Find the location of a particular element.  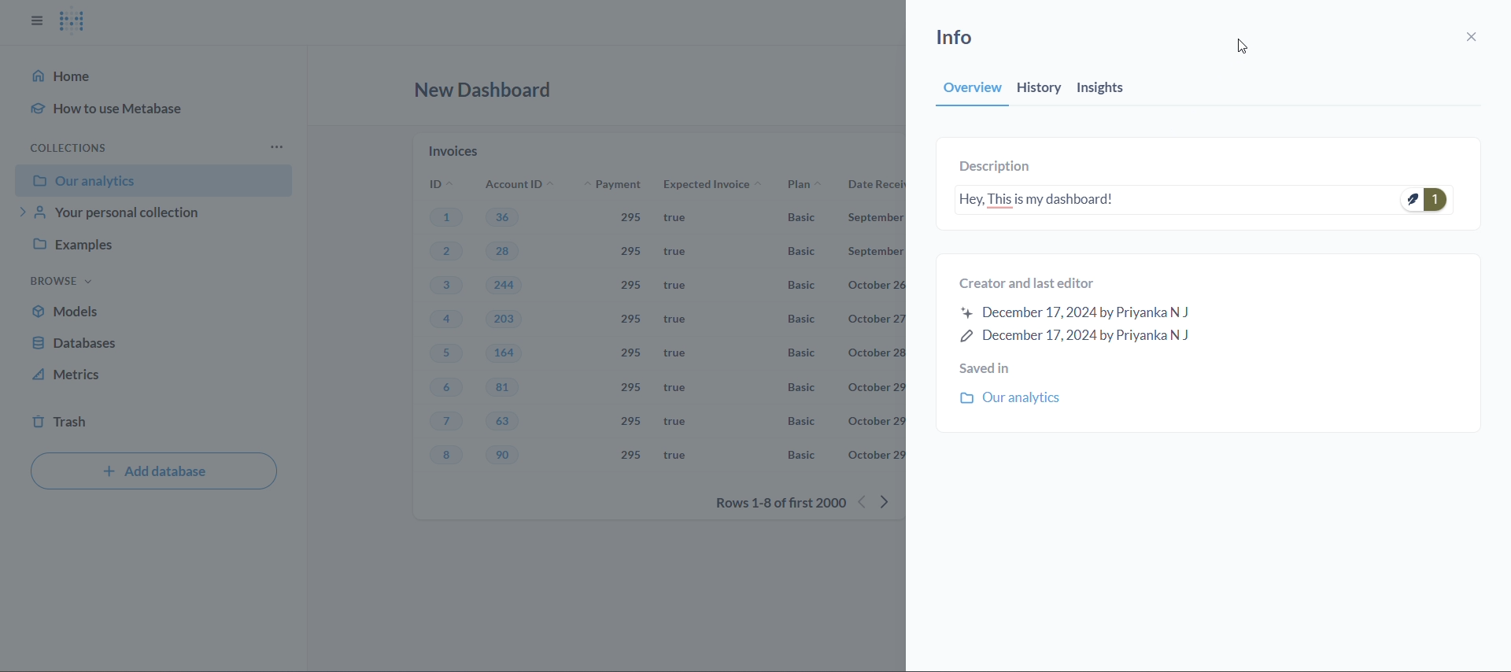

examples is located at coordinates (148, 247).